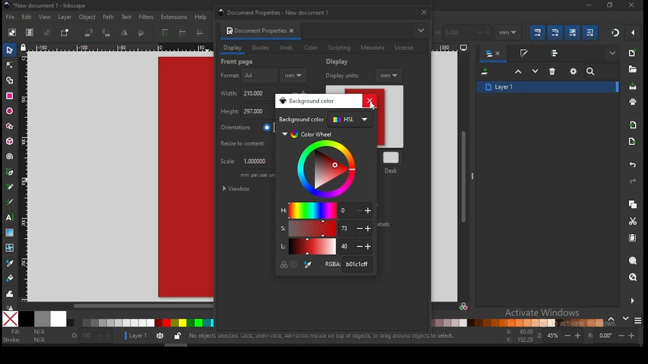 This screenshot has width=648, height=364. What do you see at coordinates (632, 5) in the screenshot?
I see `restore` at bounding box center [632, 5].